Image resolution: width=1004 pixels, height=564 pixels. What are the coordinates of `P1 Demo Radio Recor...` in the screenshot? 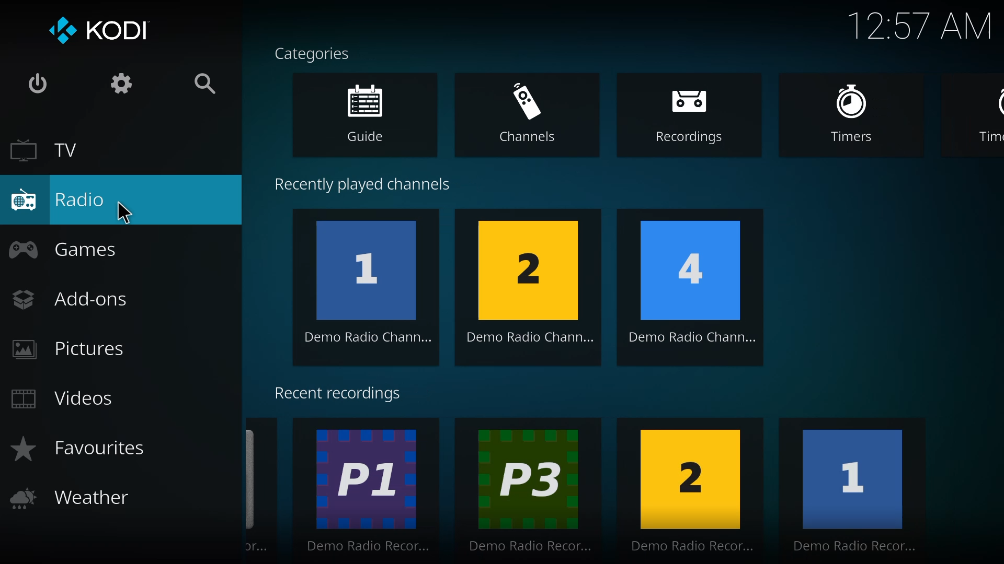 It's located at (366, 489).